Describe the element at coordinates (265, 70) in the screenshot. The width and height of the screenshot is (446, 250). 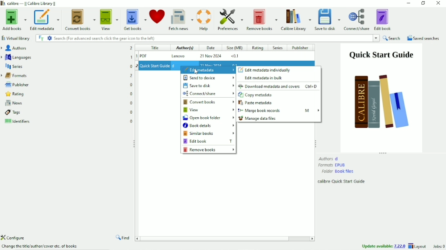
I see `Edit metadata individually` at that location.